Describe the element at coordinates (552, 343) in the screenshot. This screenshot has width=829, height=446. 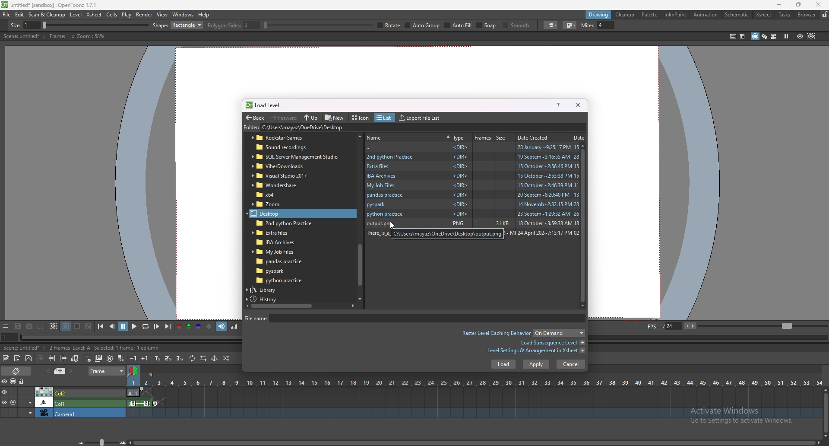
I see `load subsequence level` at that location.